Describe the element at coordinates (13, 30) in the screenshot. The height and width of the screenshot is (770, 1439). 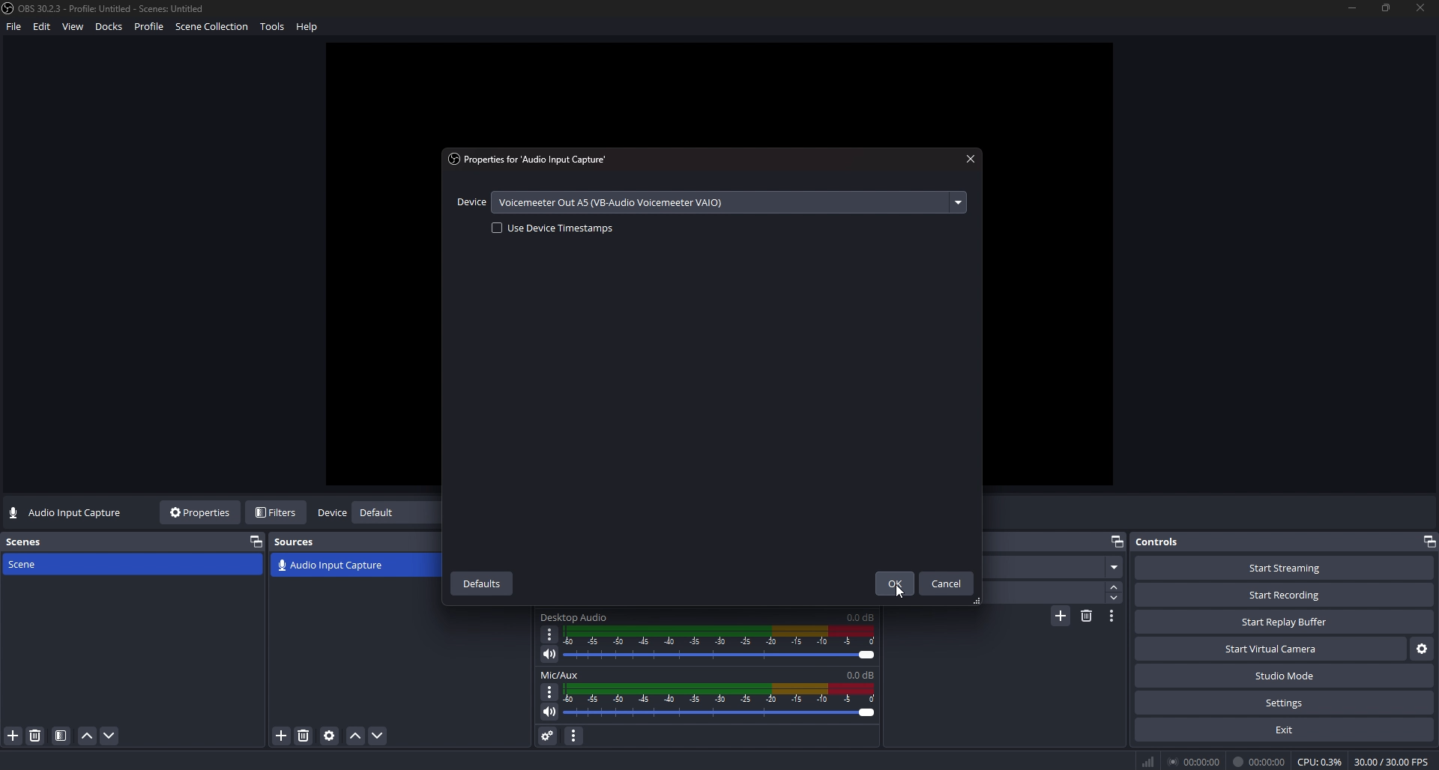
I see `file` at that location.